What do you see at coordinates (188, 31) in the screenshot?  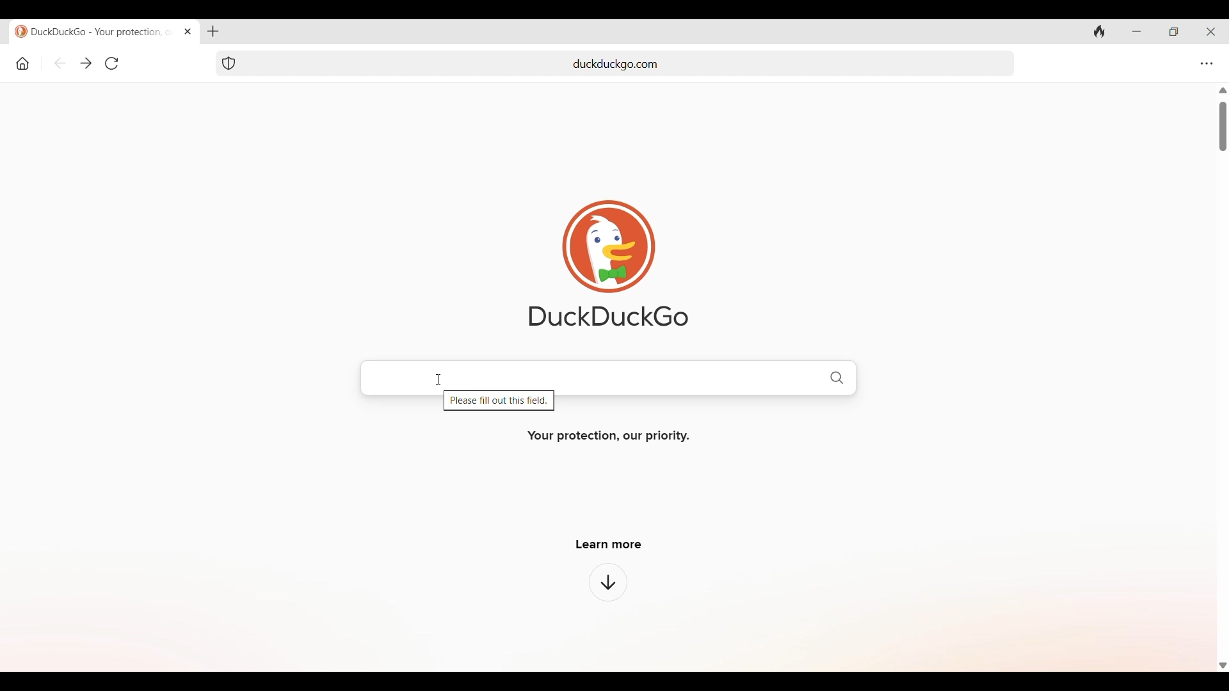 I see `Close tab` at bounding box center [188, 31].